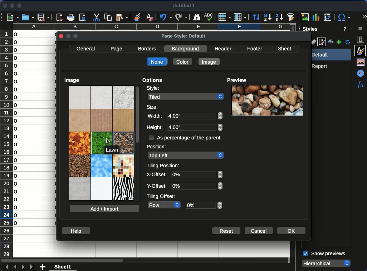  What do you see at coordinates (196, 121) in the screenshot?
I see `4.00` at bounding box center [196, 121].